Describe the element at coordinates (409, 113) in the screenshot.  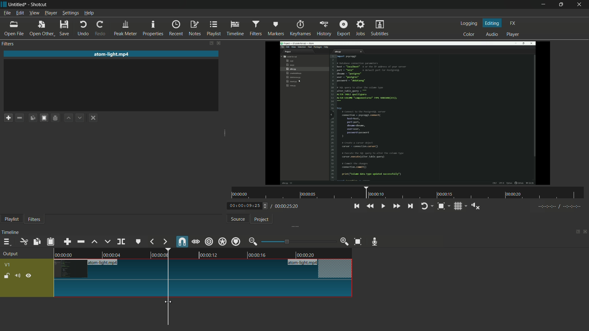
I see `imported video` at that location.